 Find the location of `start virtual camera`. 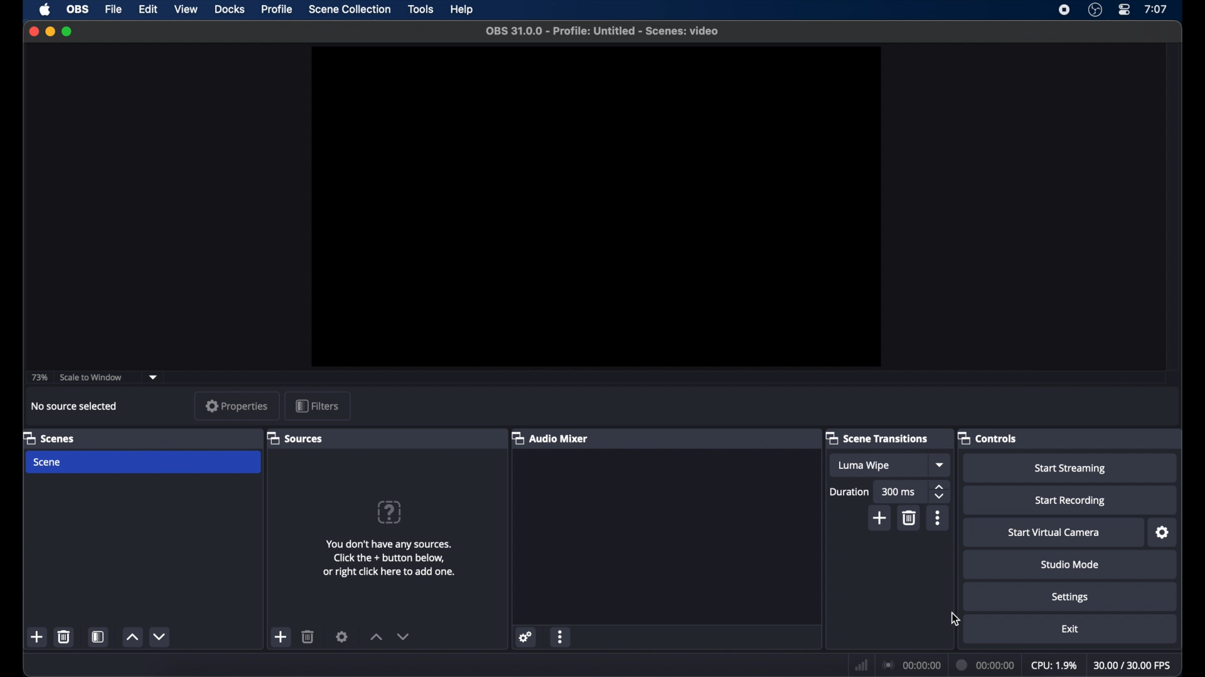

start virtual camera is located at coordinates (1054, 533).